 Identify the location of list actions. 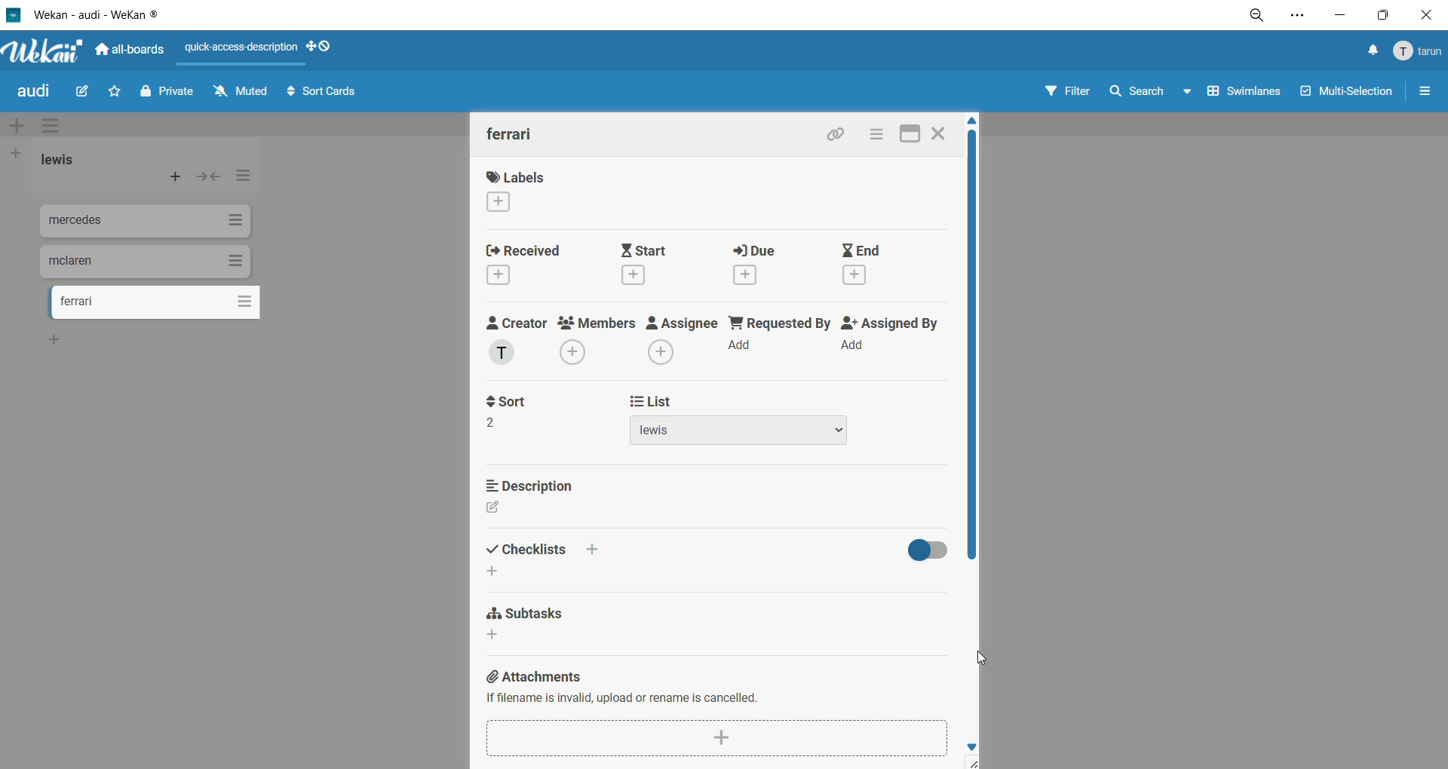
(241, 179).